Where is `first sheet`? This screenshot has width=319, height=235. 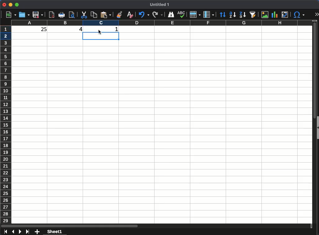
first sheet is located at coordinates (6, 232).